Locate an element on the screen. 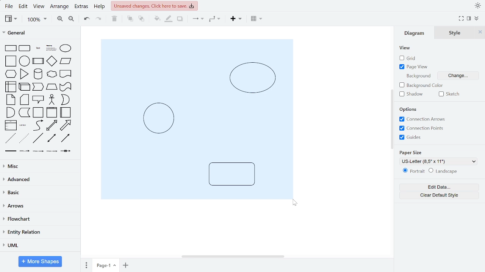 This screenshot has width=485, height=272. connector is located at coordinates (197, 20).